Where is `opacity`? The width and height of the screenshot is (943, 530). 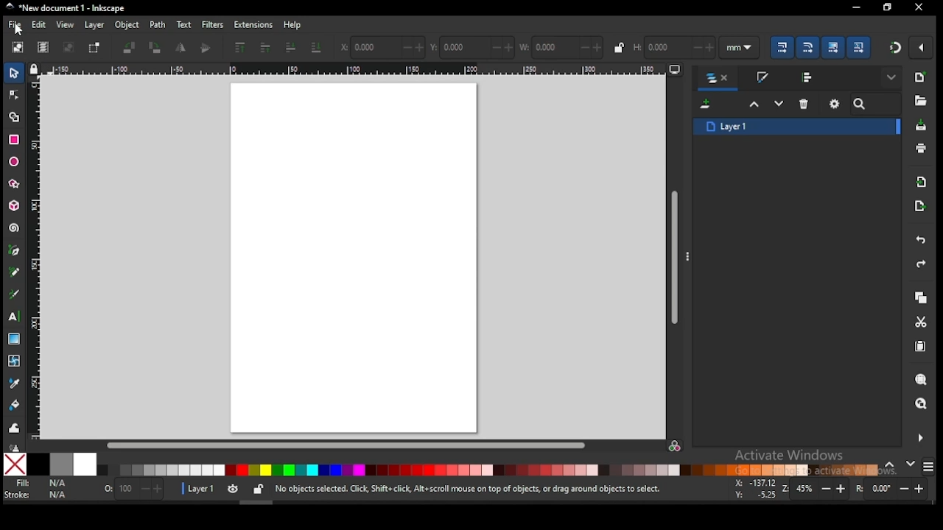 opacity is located at coordinates (132, 491).